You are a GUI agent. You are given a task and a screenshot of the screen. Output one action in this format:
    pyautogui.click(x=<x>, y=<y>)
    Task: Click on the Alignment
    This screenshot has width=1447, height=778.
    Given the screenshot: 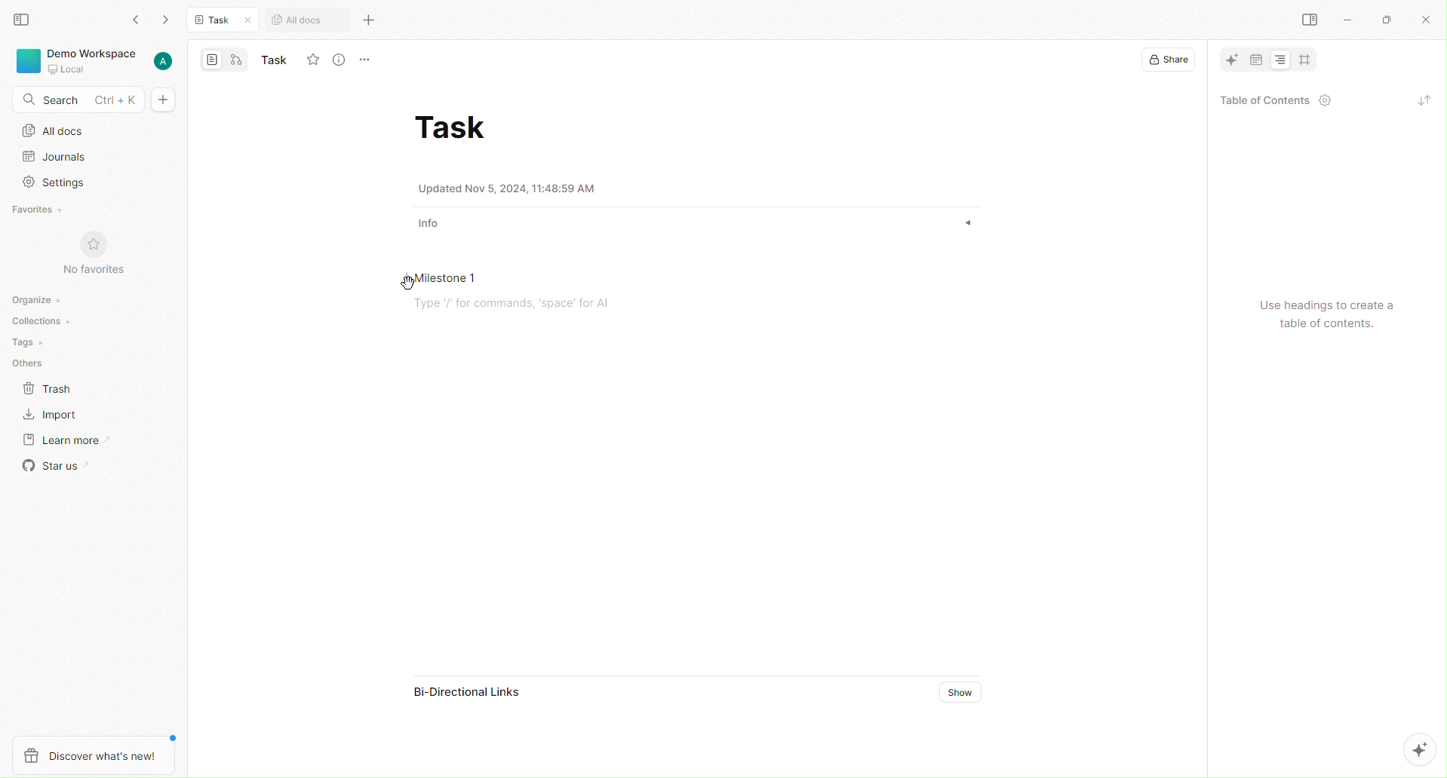 What is the action you would take?
    pyautogui.click(x=1280, y=60)
    